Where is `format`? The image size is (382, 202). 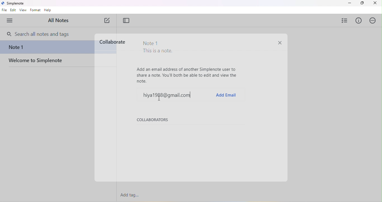
format is located at coordinates (35, 10).